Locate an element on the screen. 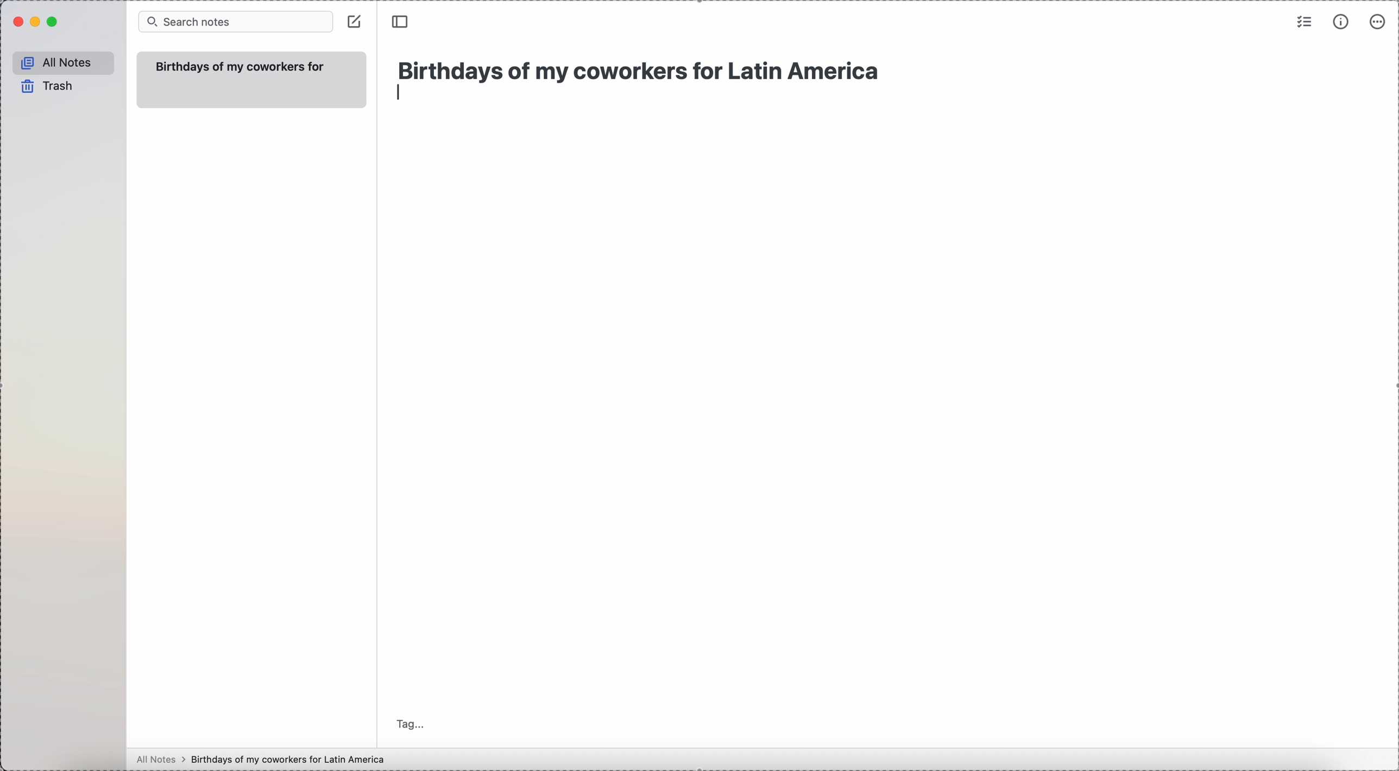 Image resolution: width=1399 pixels, height=771 pixels. search bar is located at coordinates (235, 21).